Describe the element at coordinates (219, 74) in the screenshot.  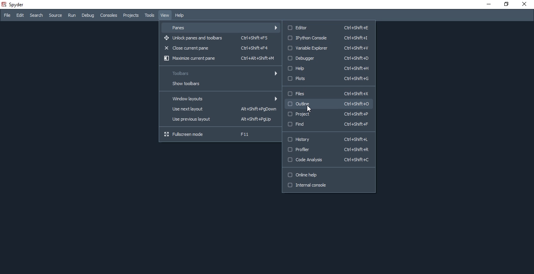
I see `Toolbars` at that location.